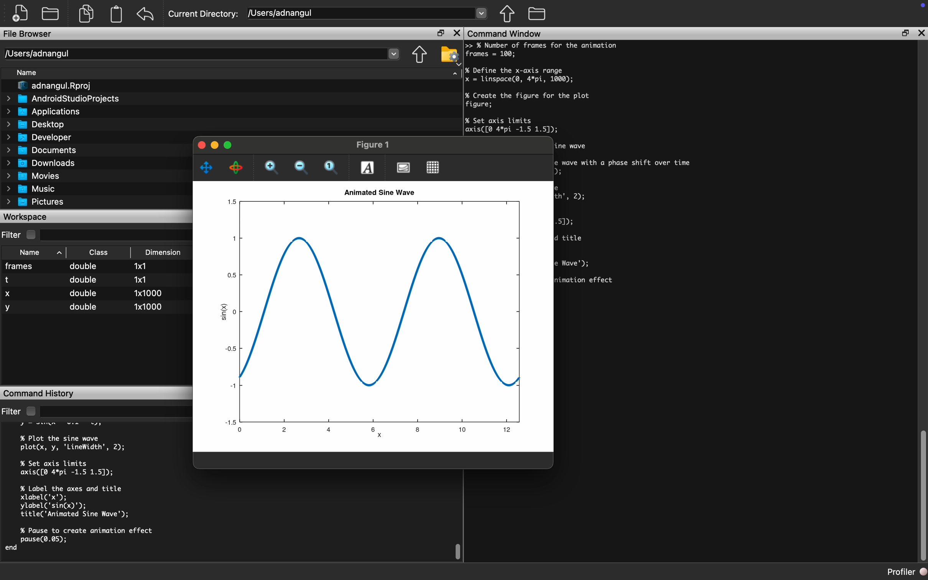 This screenshot has width=928, height=580. Describe the element at coordinates (45, 113) in the screenshot. I see `Applications` at that location.